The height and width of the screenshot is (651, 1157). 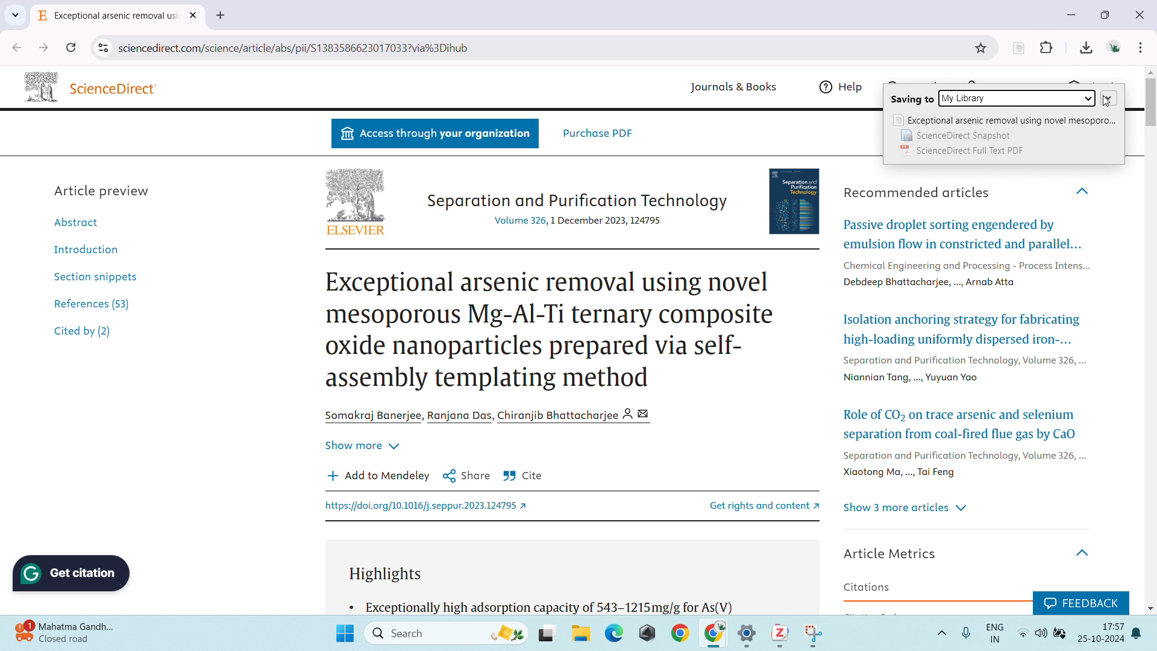 I want to click on expand for the menu, so click(x=1111, y=96).